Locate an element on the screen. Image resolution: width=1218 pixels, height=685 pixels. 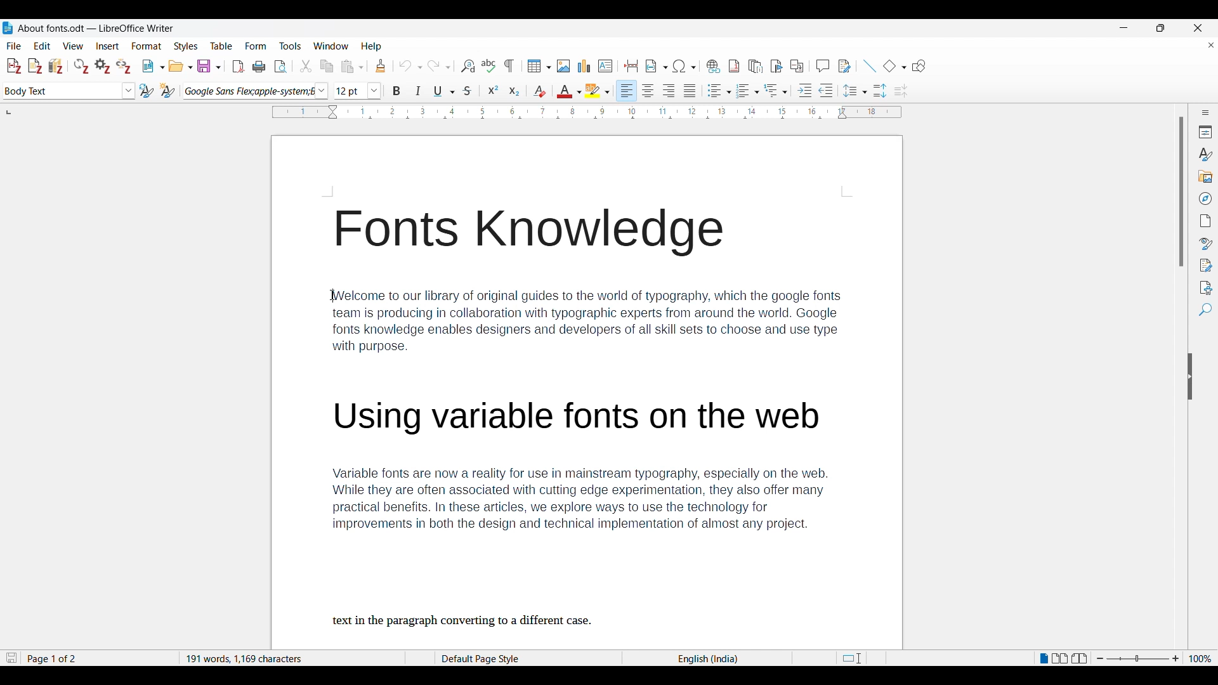
Cut is located at coordinates (306, 66).